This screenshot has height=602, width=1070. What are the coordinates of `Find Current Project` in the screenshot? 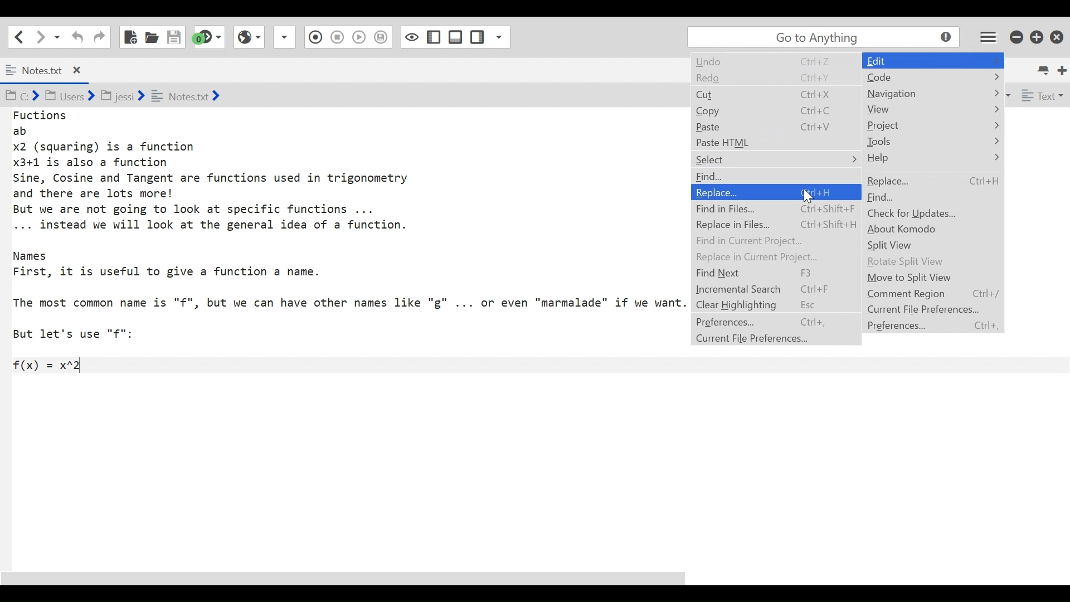 It's located at (768, 240).